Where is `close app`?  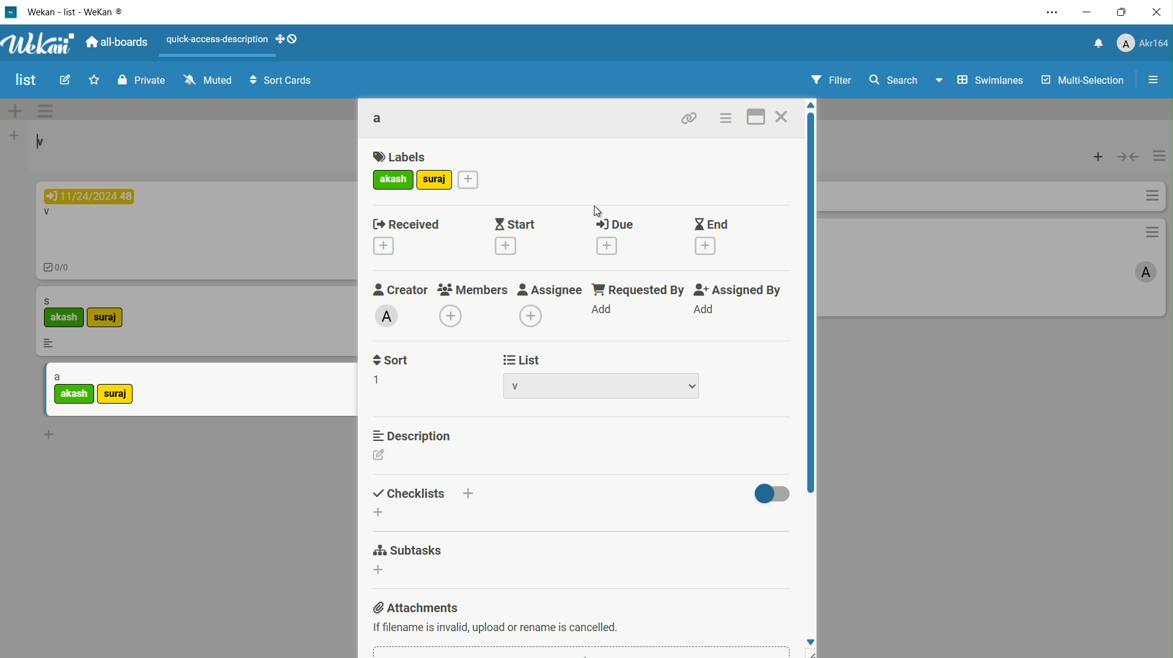
close app is located at coordinates (1158, 15).